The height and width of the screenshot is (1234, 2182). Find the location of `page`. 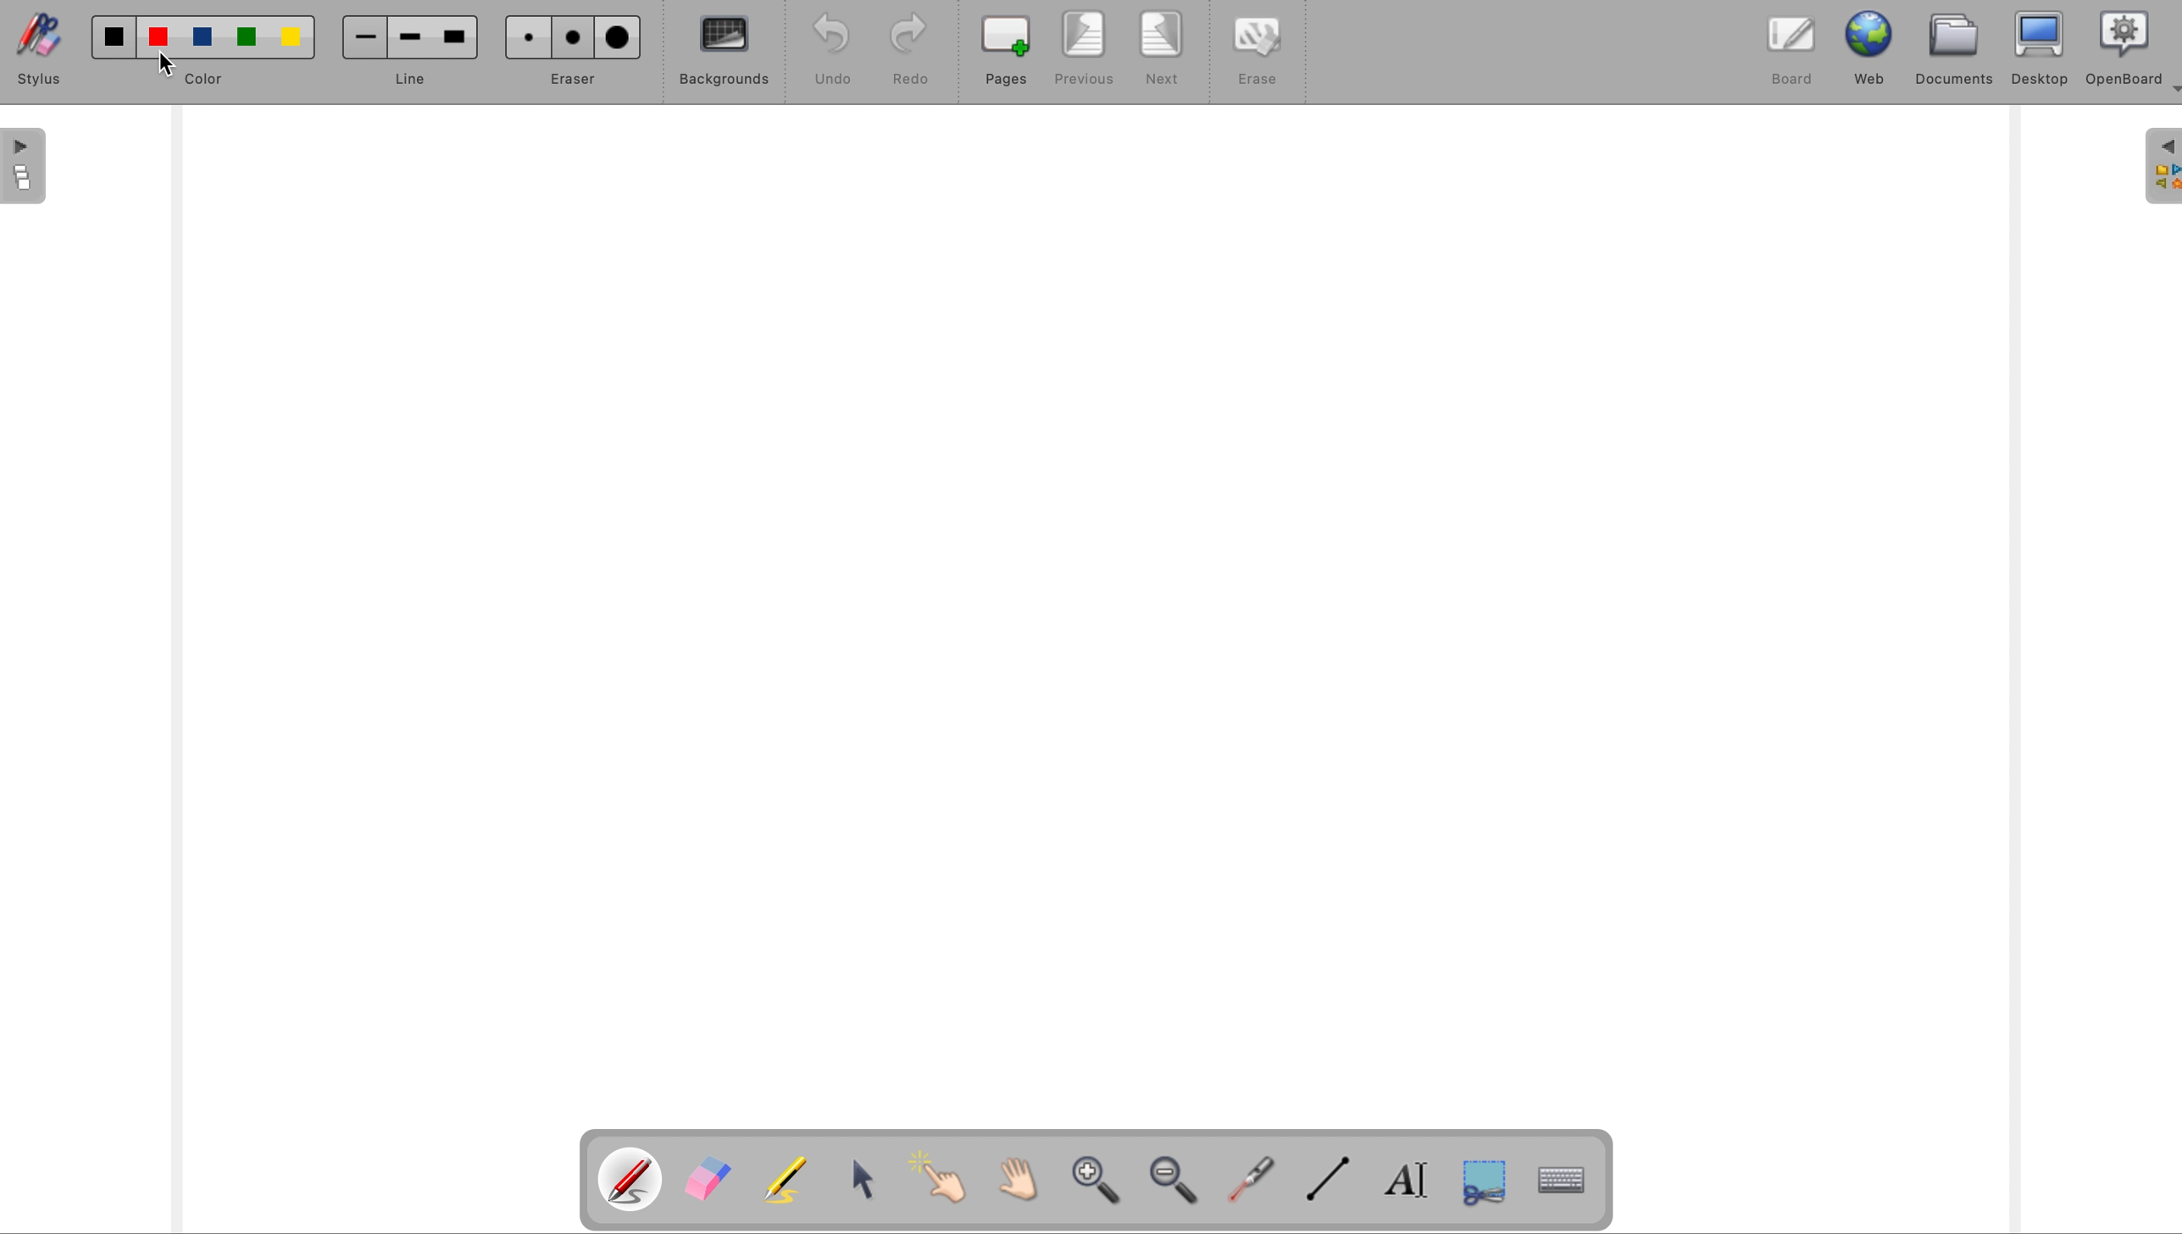

page is located at coordinates (23, 167).